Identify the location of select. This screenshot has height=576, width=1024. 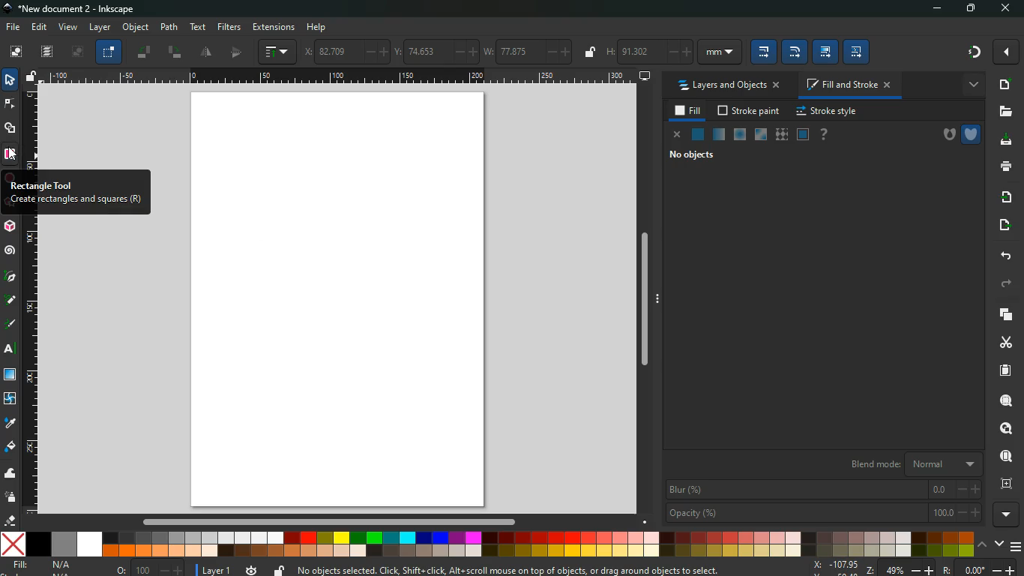
(108, 52).